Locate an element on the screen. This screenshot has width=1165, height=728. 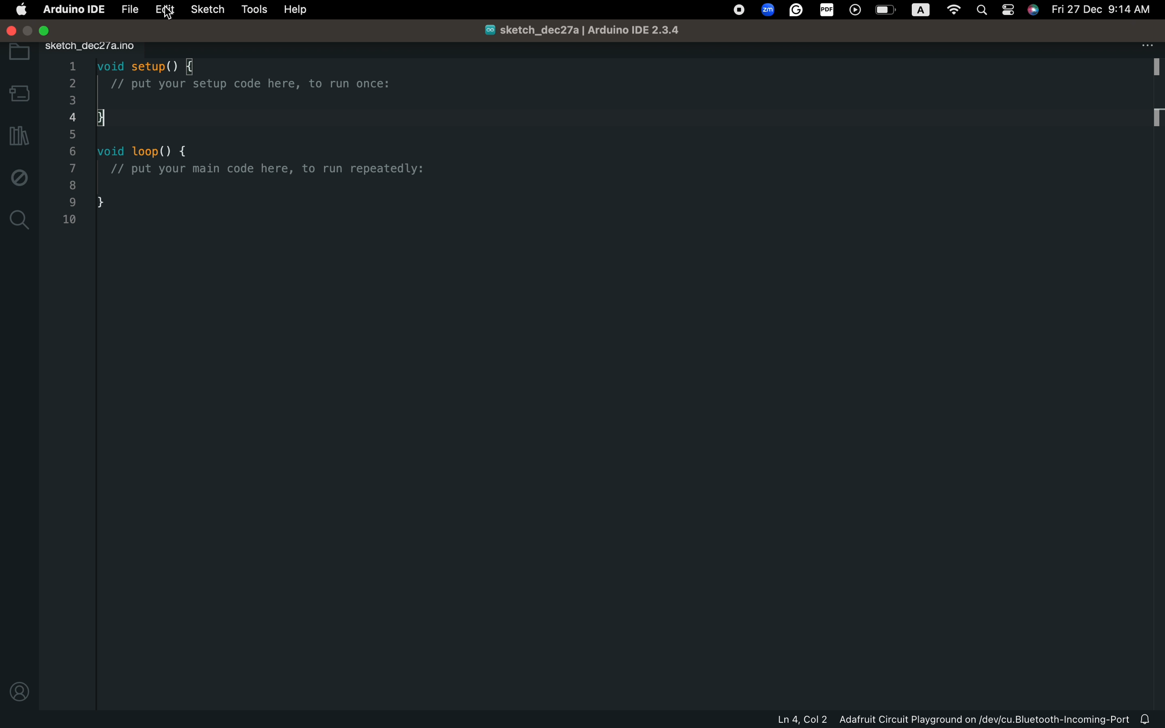
sketch_dec27/a.ino is located at coordinates (91, 47).